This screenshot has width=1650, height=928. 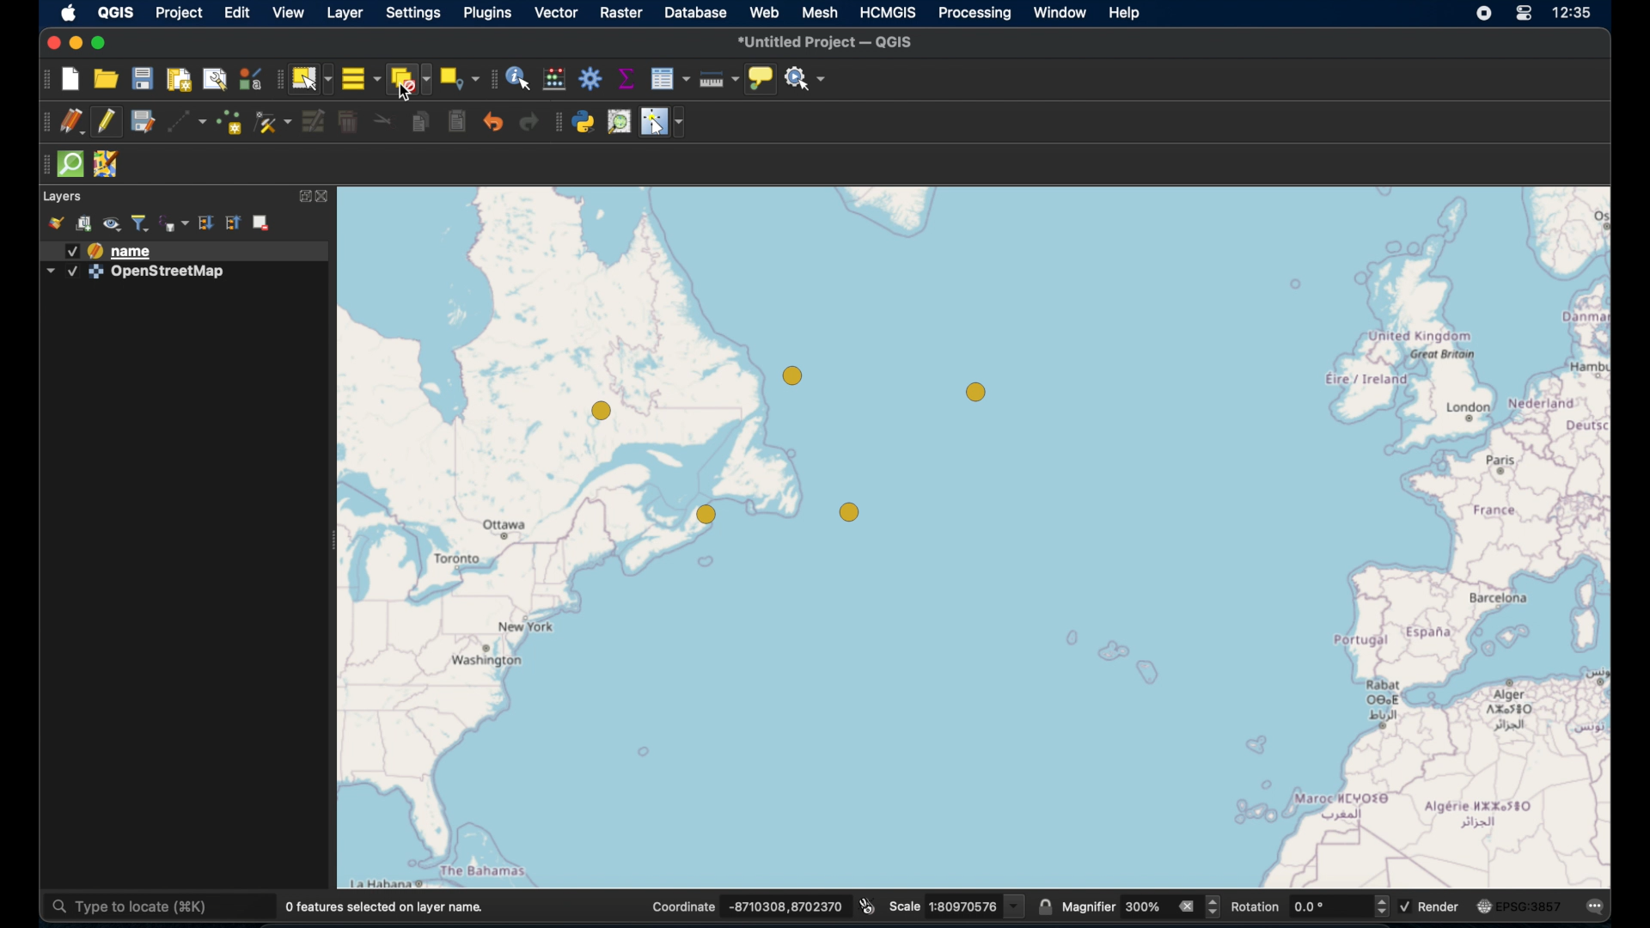 What do you see at coordinates (72, 122) in the screenshot?
I see `current edits` at bounding box center [72, 122].